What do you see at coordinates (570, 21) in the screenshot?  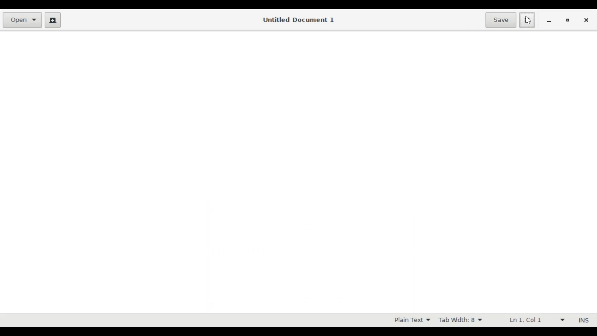 I see `Restore` at bounding box center [570, 21].